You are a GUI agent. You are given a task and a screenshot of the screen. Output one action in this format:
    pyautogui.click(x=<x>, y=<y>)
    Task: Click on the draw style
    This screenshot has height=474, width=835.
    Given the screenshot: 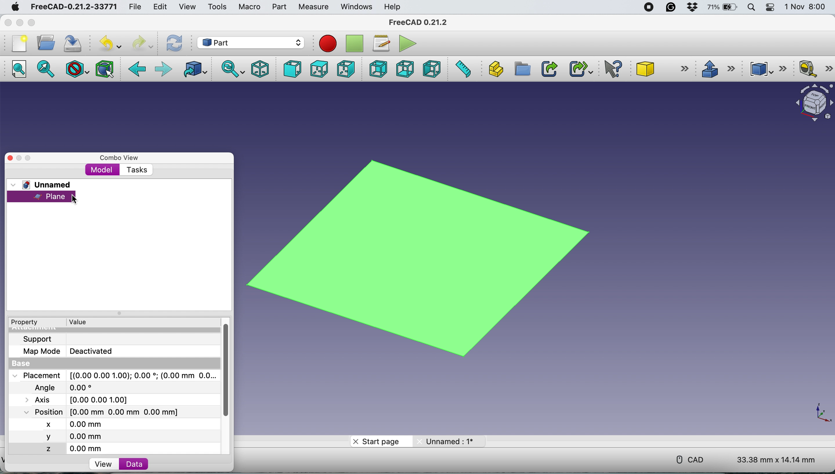 What is the action you would take?
    pyautogui.click(x=76, y=69)
    